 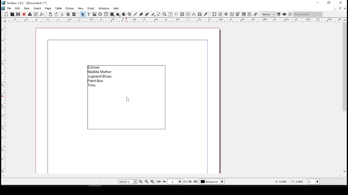 I want to click on windows, so click(x=104, y=8).